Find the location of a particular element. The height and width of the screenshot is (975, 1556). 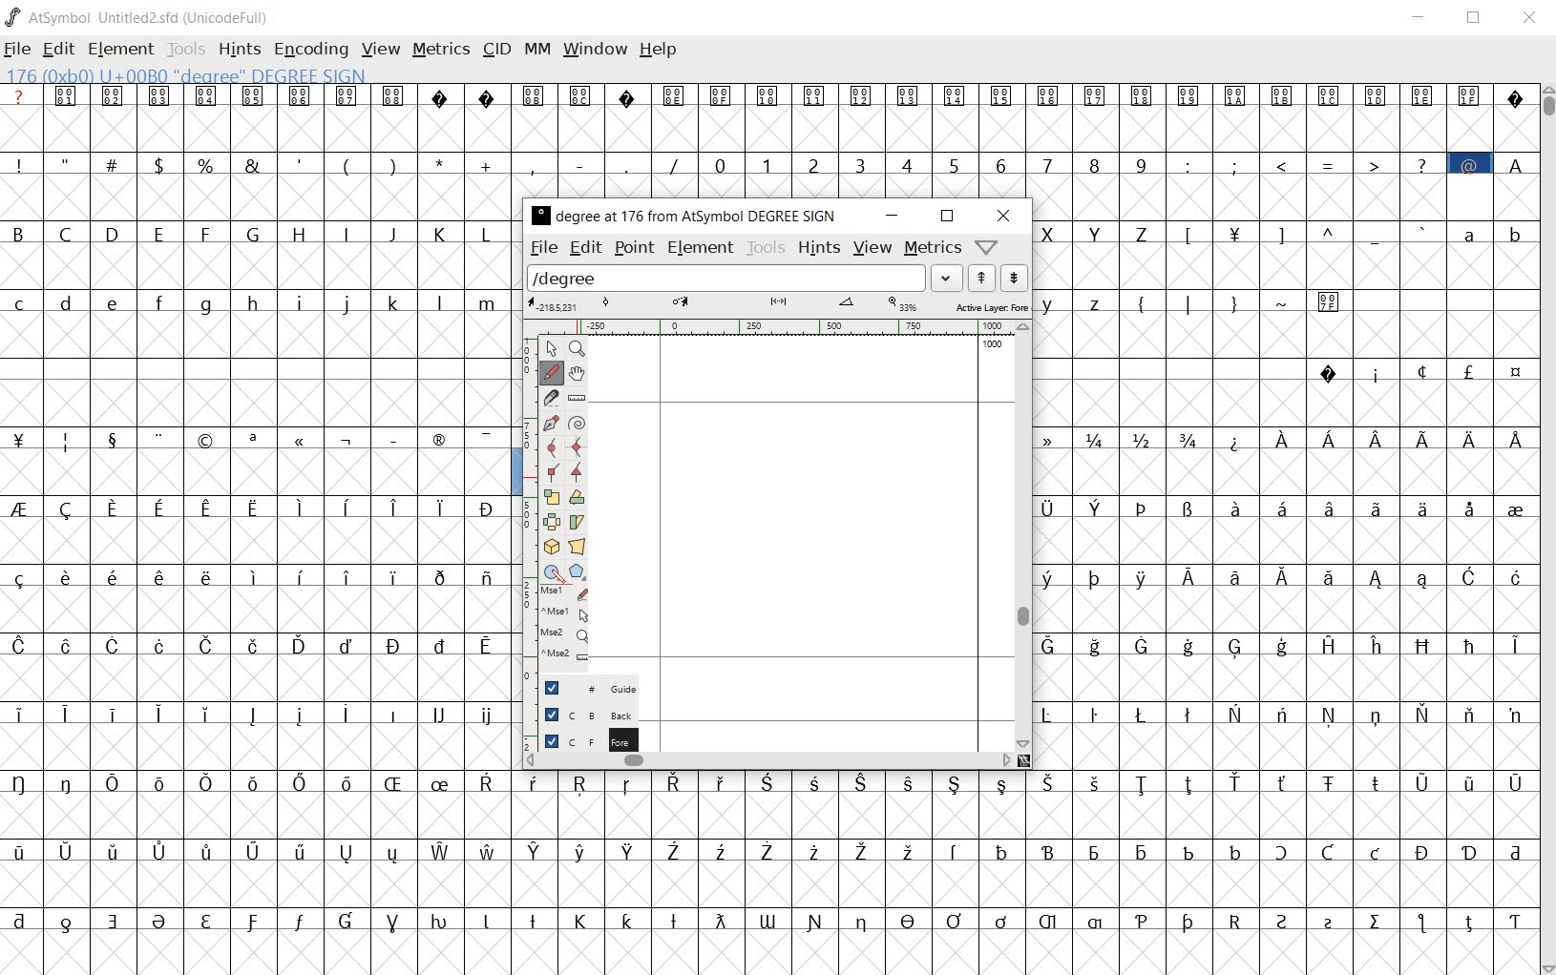

small letters c - m is located at coordinates (248, 303).